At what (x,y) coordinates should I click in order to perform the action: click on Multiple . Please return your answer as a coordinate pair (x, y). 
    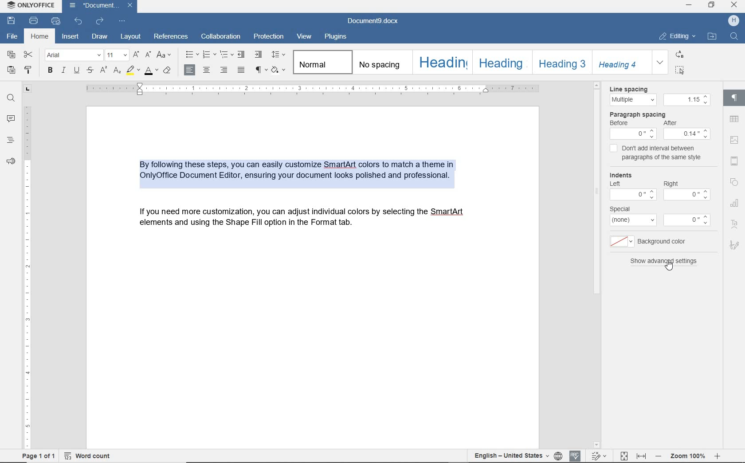
    Looking at the image, I should click on (631, 100).